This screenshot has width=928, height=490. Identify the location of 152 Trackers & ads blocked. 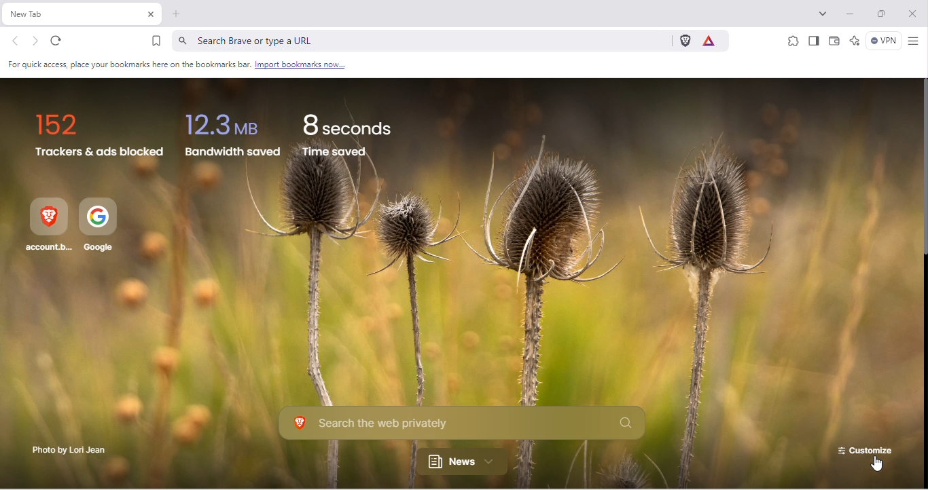
(100, 136).